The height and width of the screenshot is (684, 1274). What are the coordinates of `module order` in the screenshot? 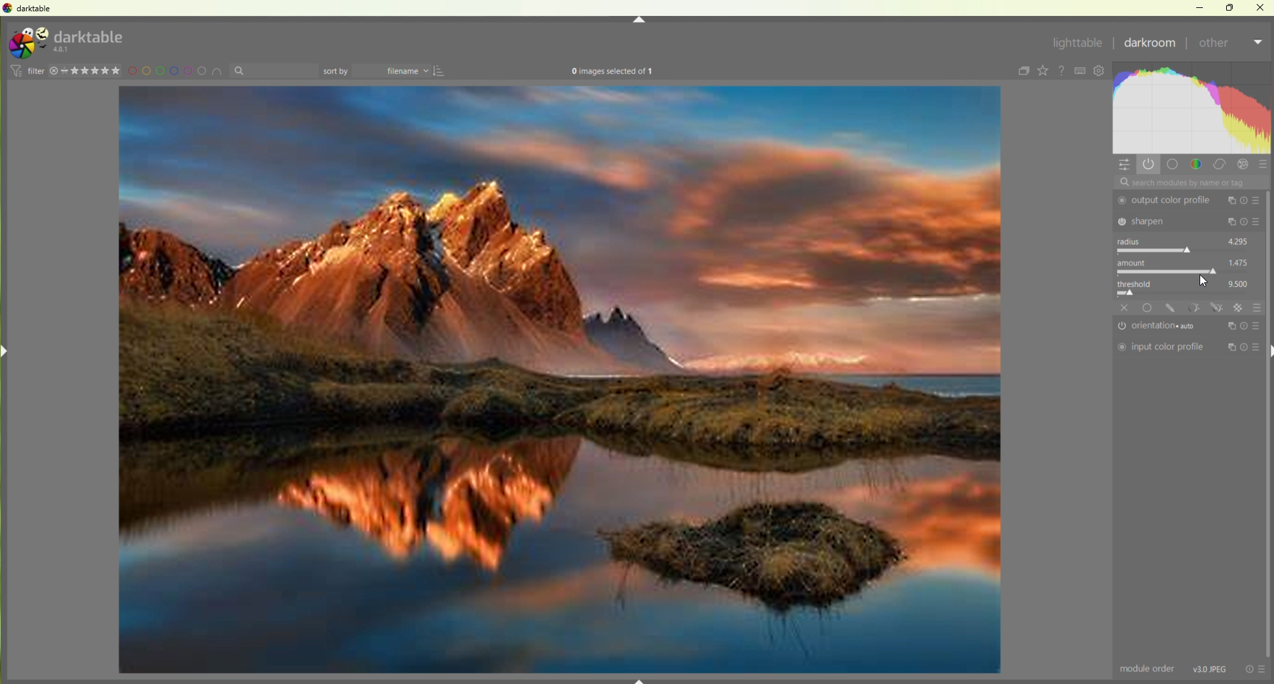 It's located at (1148, 669).